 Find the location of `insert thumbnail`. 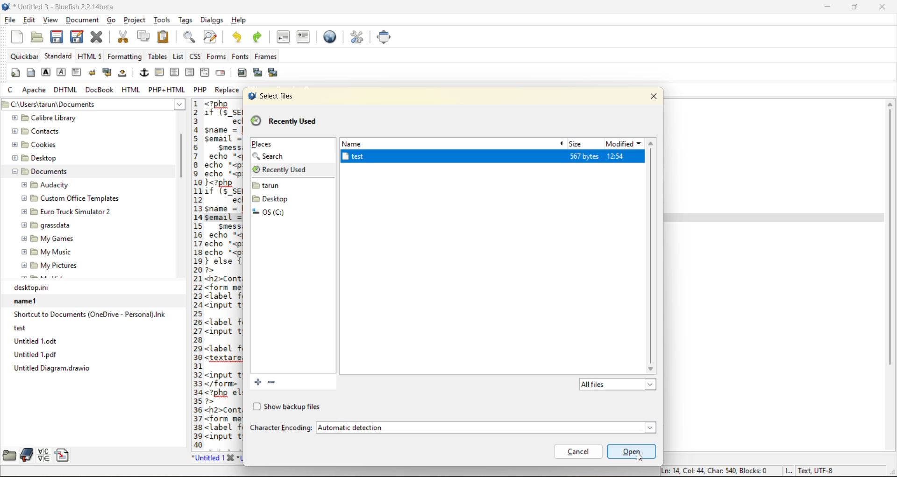

insert thumbnail is located at coordinates (258, 74).